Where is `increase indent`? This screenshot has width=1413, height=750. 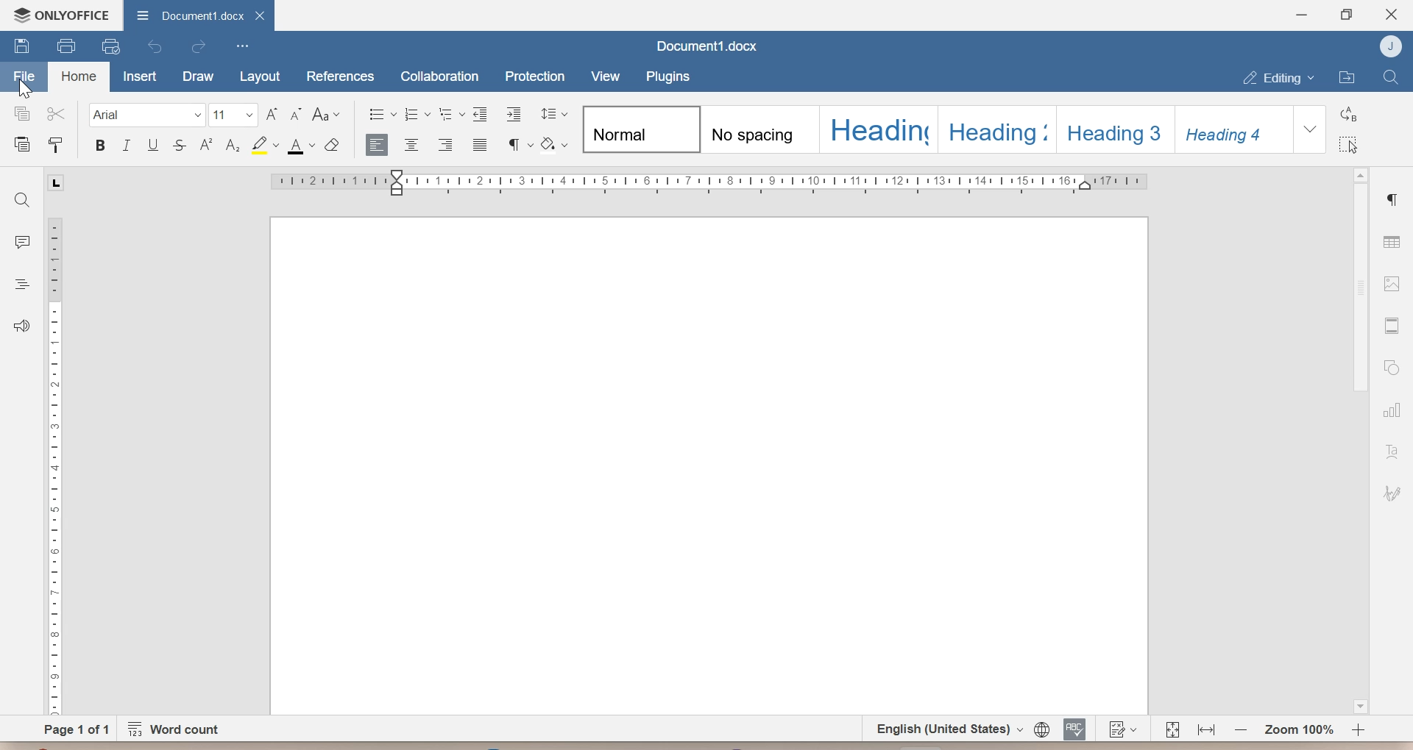 increase indent is located at coordinates (511, 115).